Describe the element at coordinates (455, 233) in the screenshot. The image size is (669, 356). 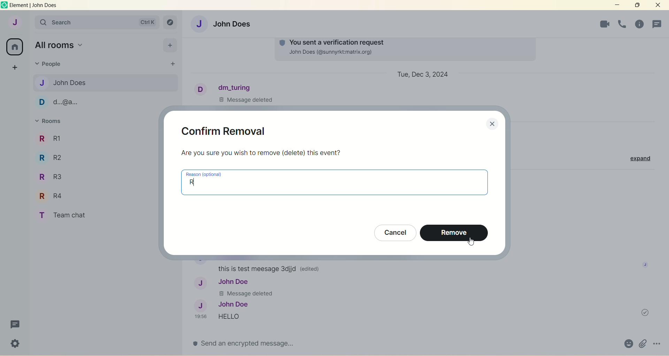
I see `remove` at that location.